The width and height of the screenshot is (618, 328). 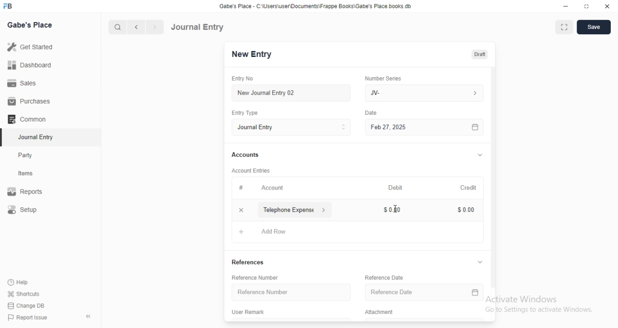 I want to click on Items, so click(x=27, y=174).